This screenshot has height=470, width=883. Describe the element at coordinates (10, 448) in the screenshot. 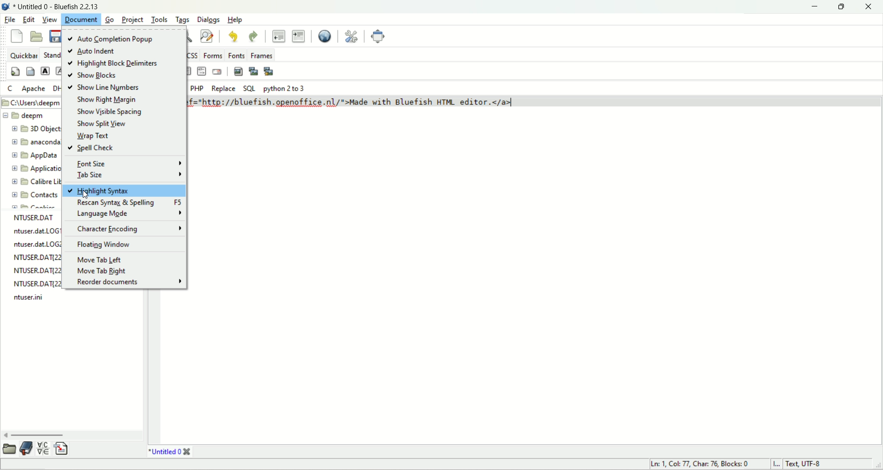

I see `open` at that location.